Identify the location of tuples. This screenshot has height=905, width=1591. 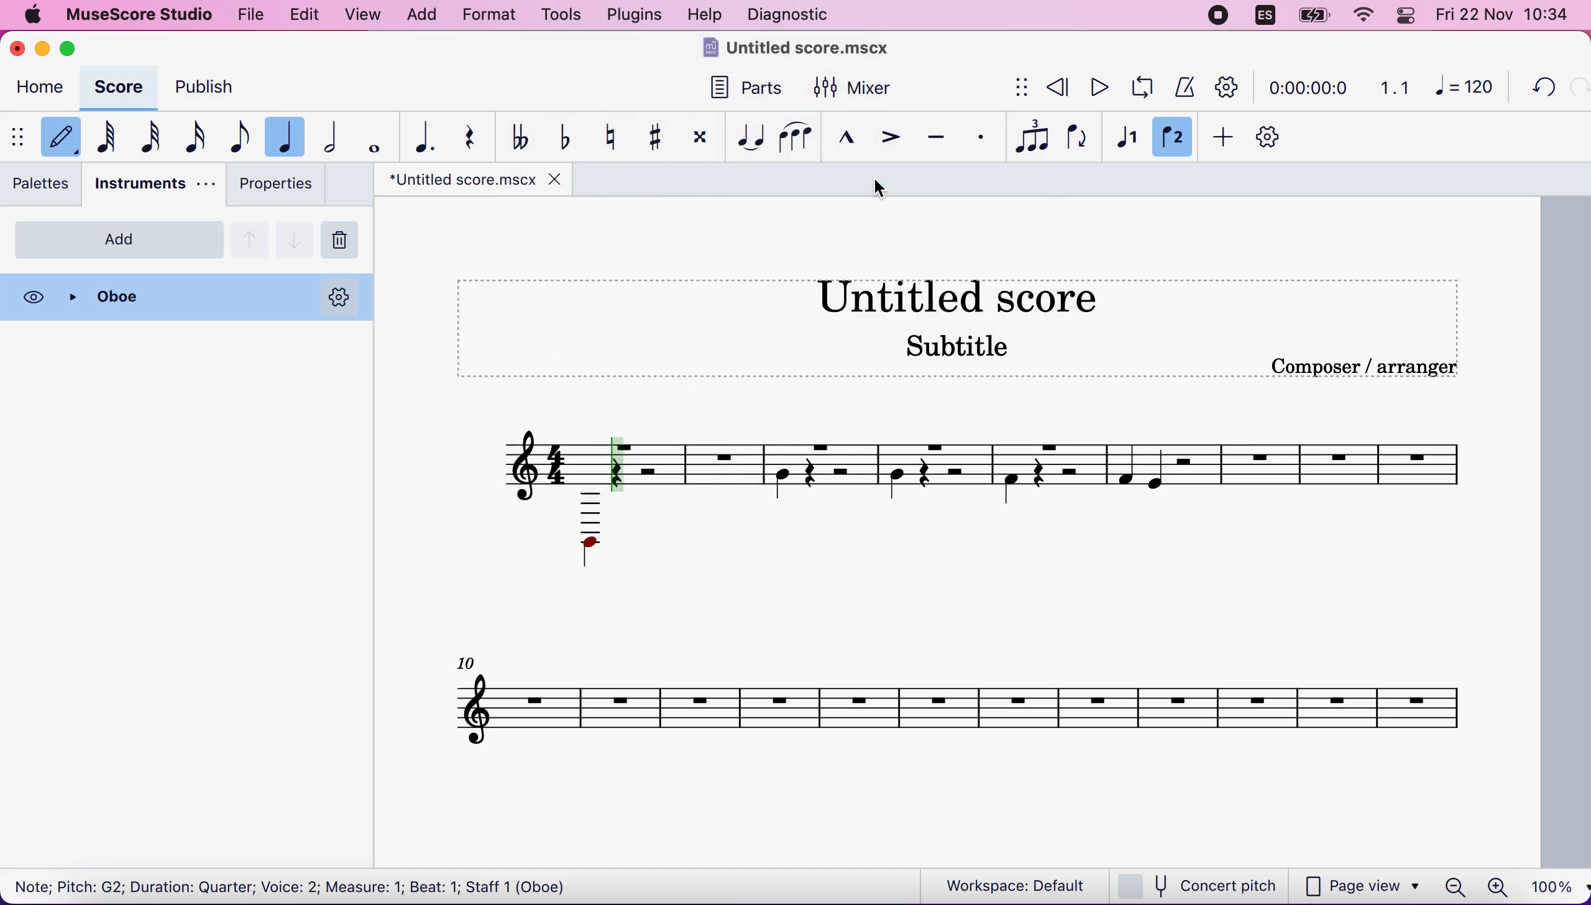
(1025, 137).